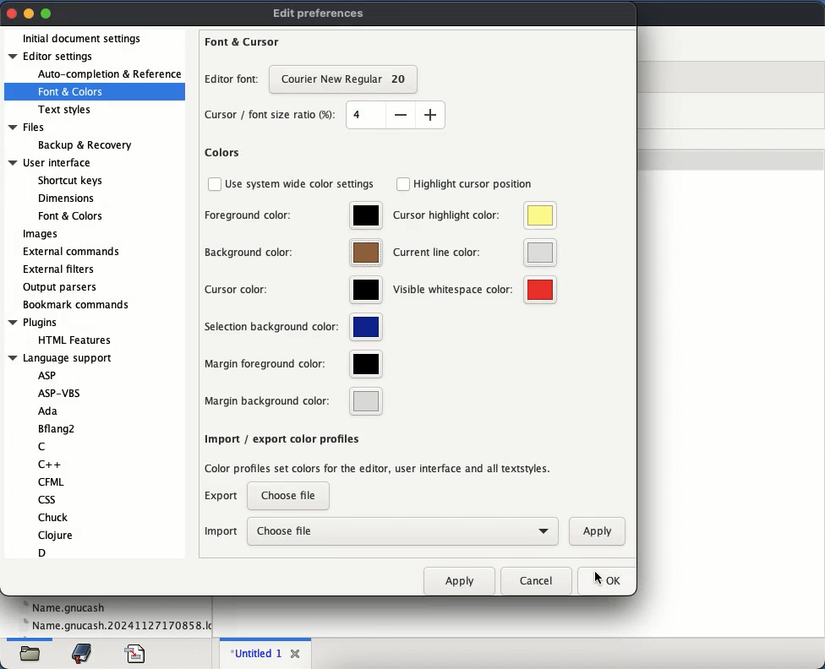  What do you see at coordinates (85, 37) in the screenshot?
I see `initial document settings` at bounding box center [85, 37].